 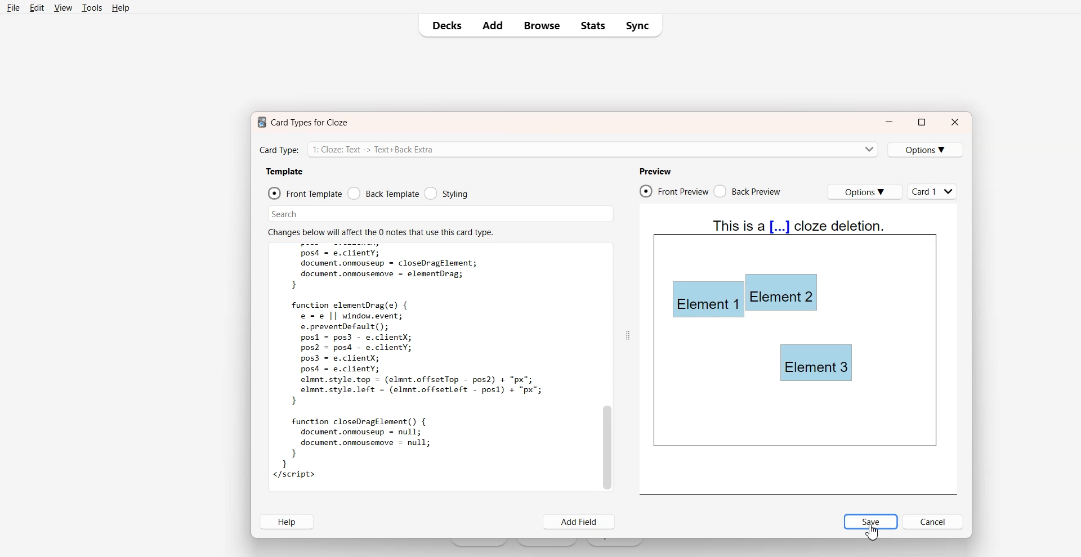 What do you see at coordinates (707, 301) in the screenshot?
I see `Element 1` at bounding box center [707, 301].